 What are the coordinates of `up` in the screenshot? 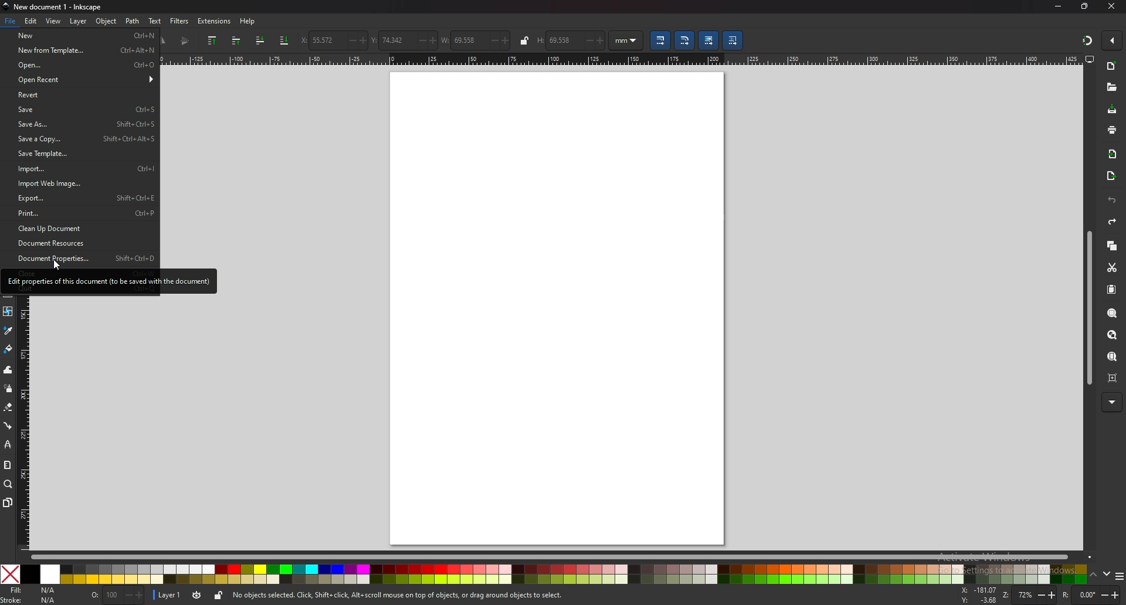 It's located at (1093, 574).